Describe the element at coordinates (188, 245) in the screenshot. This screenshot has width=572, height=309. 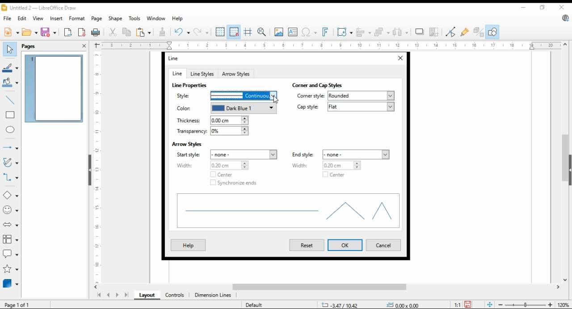
I see `help` at that location.